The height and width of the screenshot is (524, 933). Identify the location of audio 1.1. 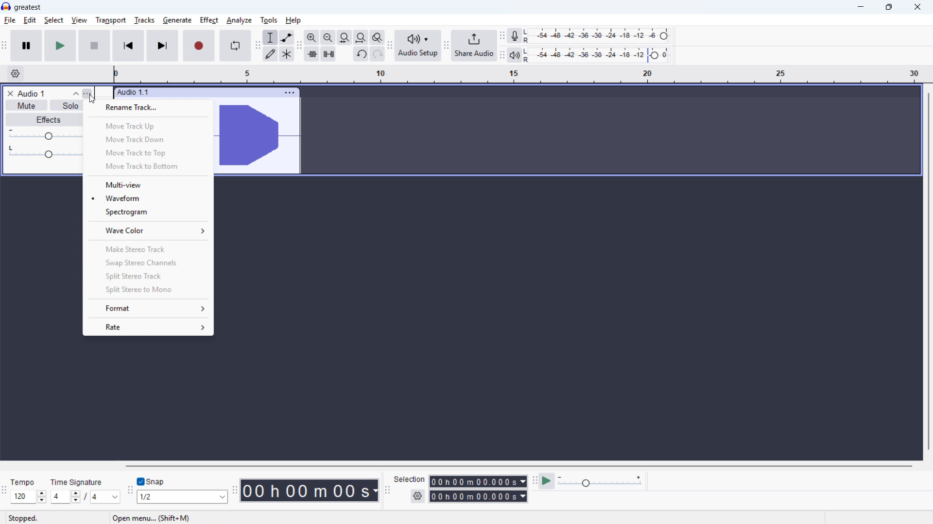
(132, 92).